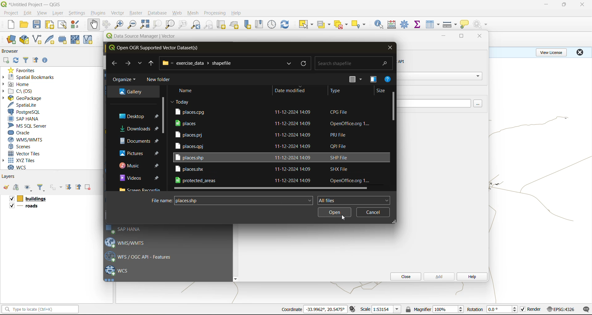  Describe the element at coordinates (200, 63) in the screenshot. I see `file path` at that location.